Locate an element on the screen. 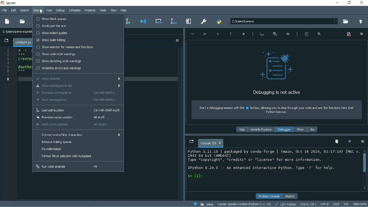  IPython console is located at coordinates (269, 196).